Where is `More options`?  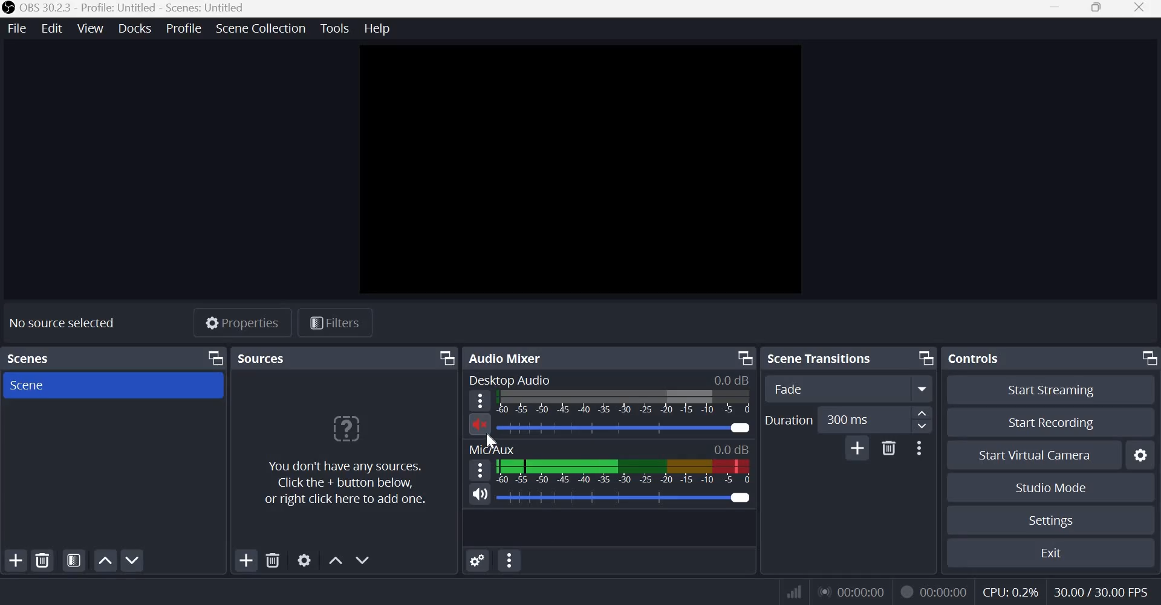 More options is located at coordinates (919, 448).